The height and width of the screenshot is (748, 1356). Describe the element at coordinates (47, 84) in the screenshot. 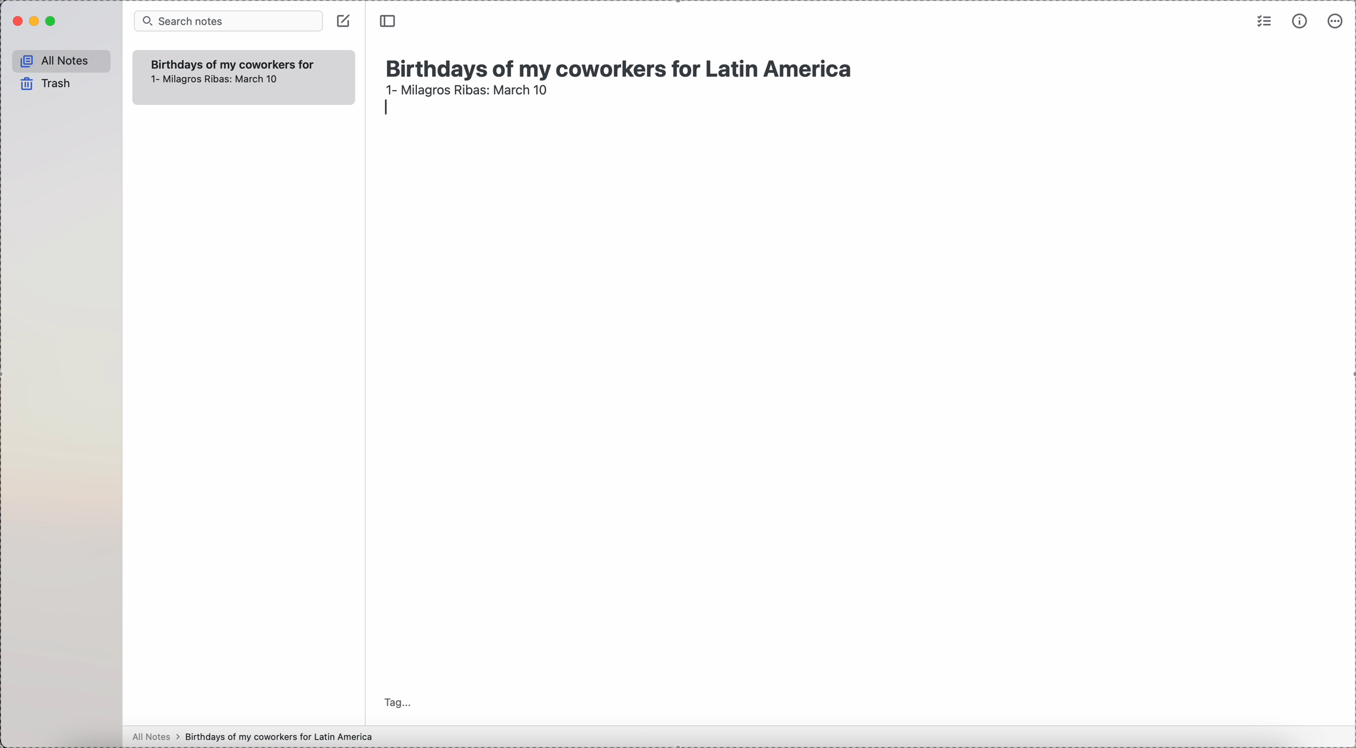

I see `trash` at that location.